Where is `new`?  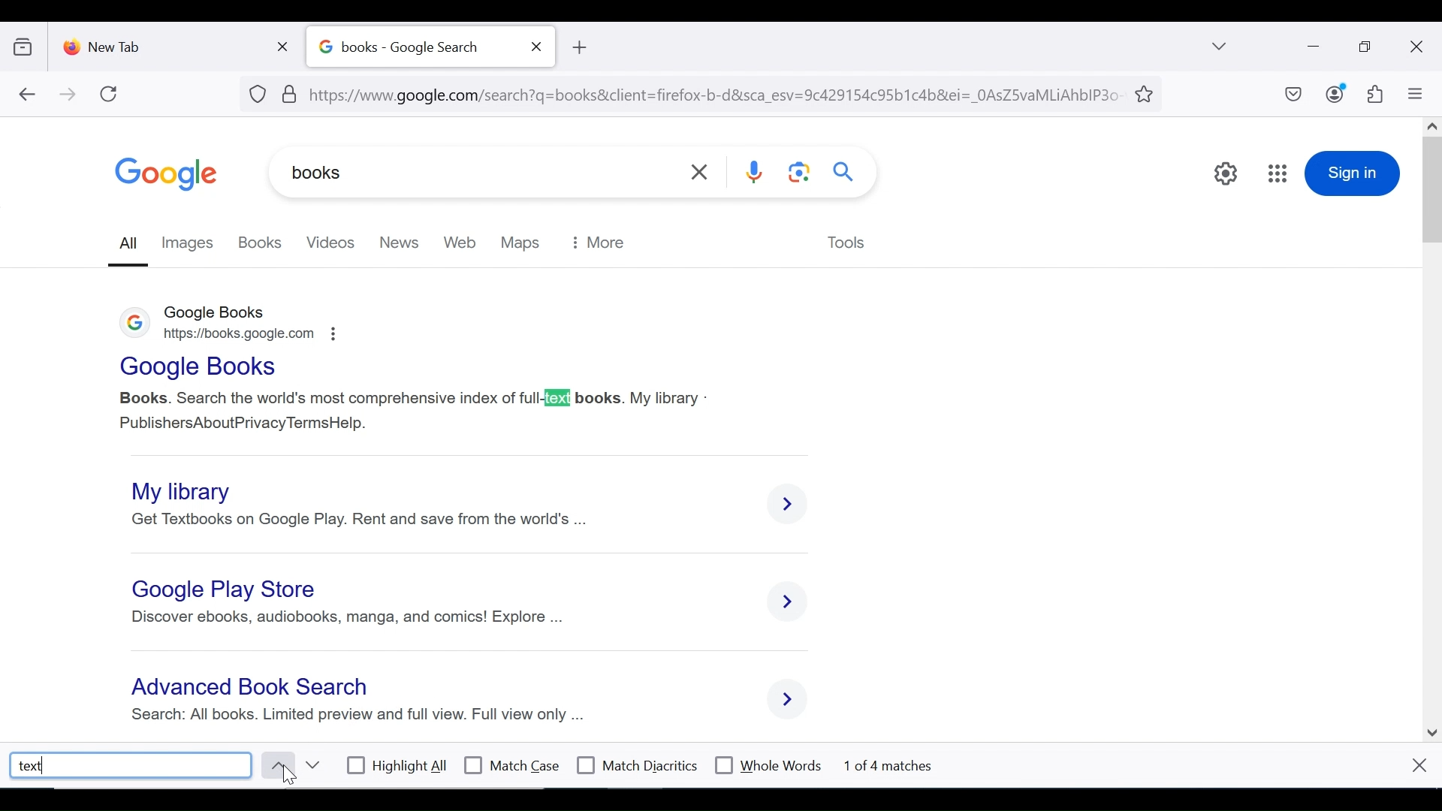
new is located at coordinates (398, 241).